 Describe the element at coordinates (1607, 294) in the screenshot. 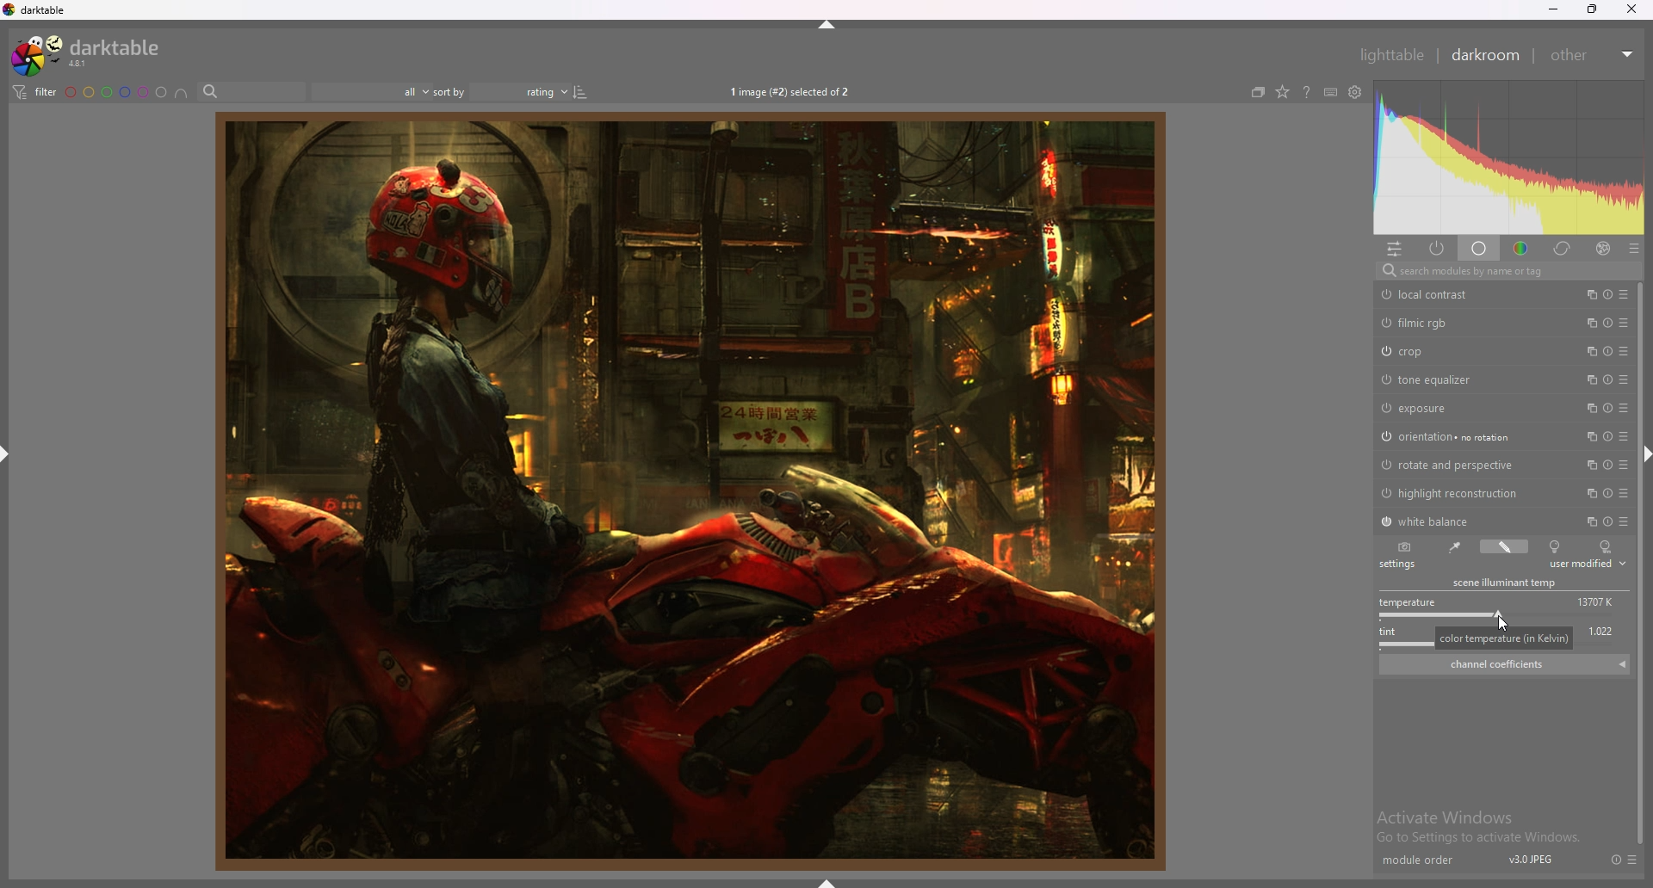

I see `reset` at that location.